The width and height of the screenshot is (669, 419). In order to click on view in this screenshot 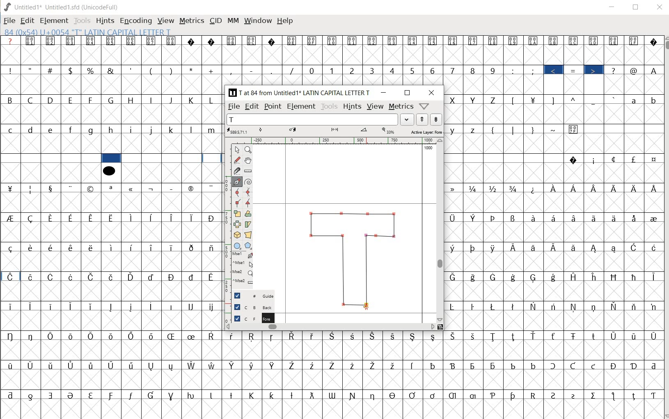, I will do `click(375, 106)`.